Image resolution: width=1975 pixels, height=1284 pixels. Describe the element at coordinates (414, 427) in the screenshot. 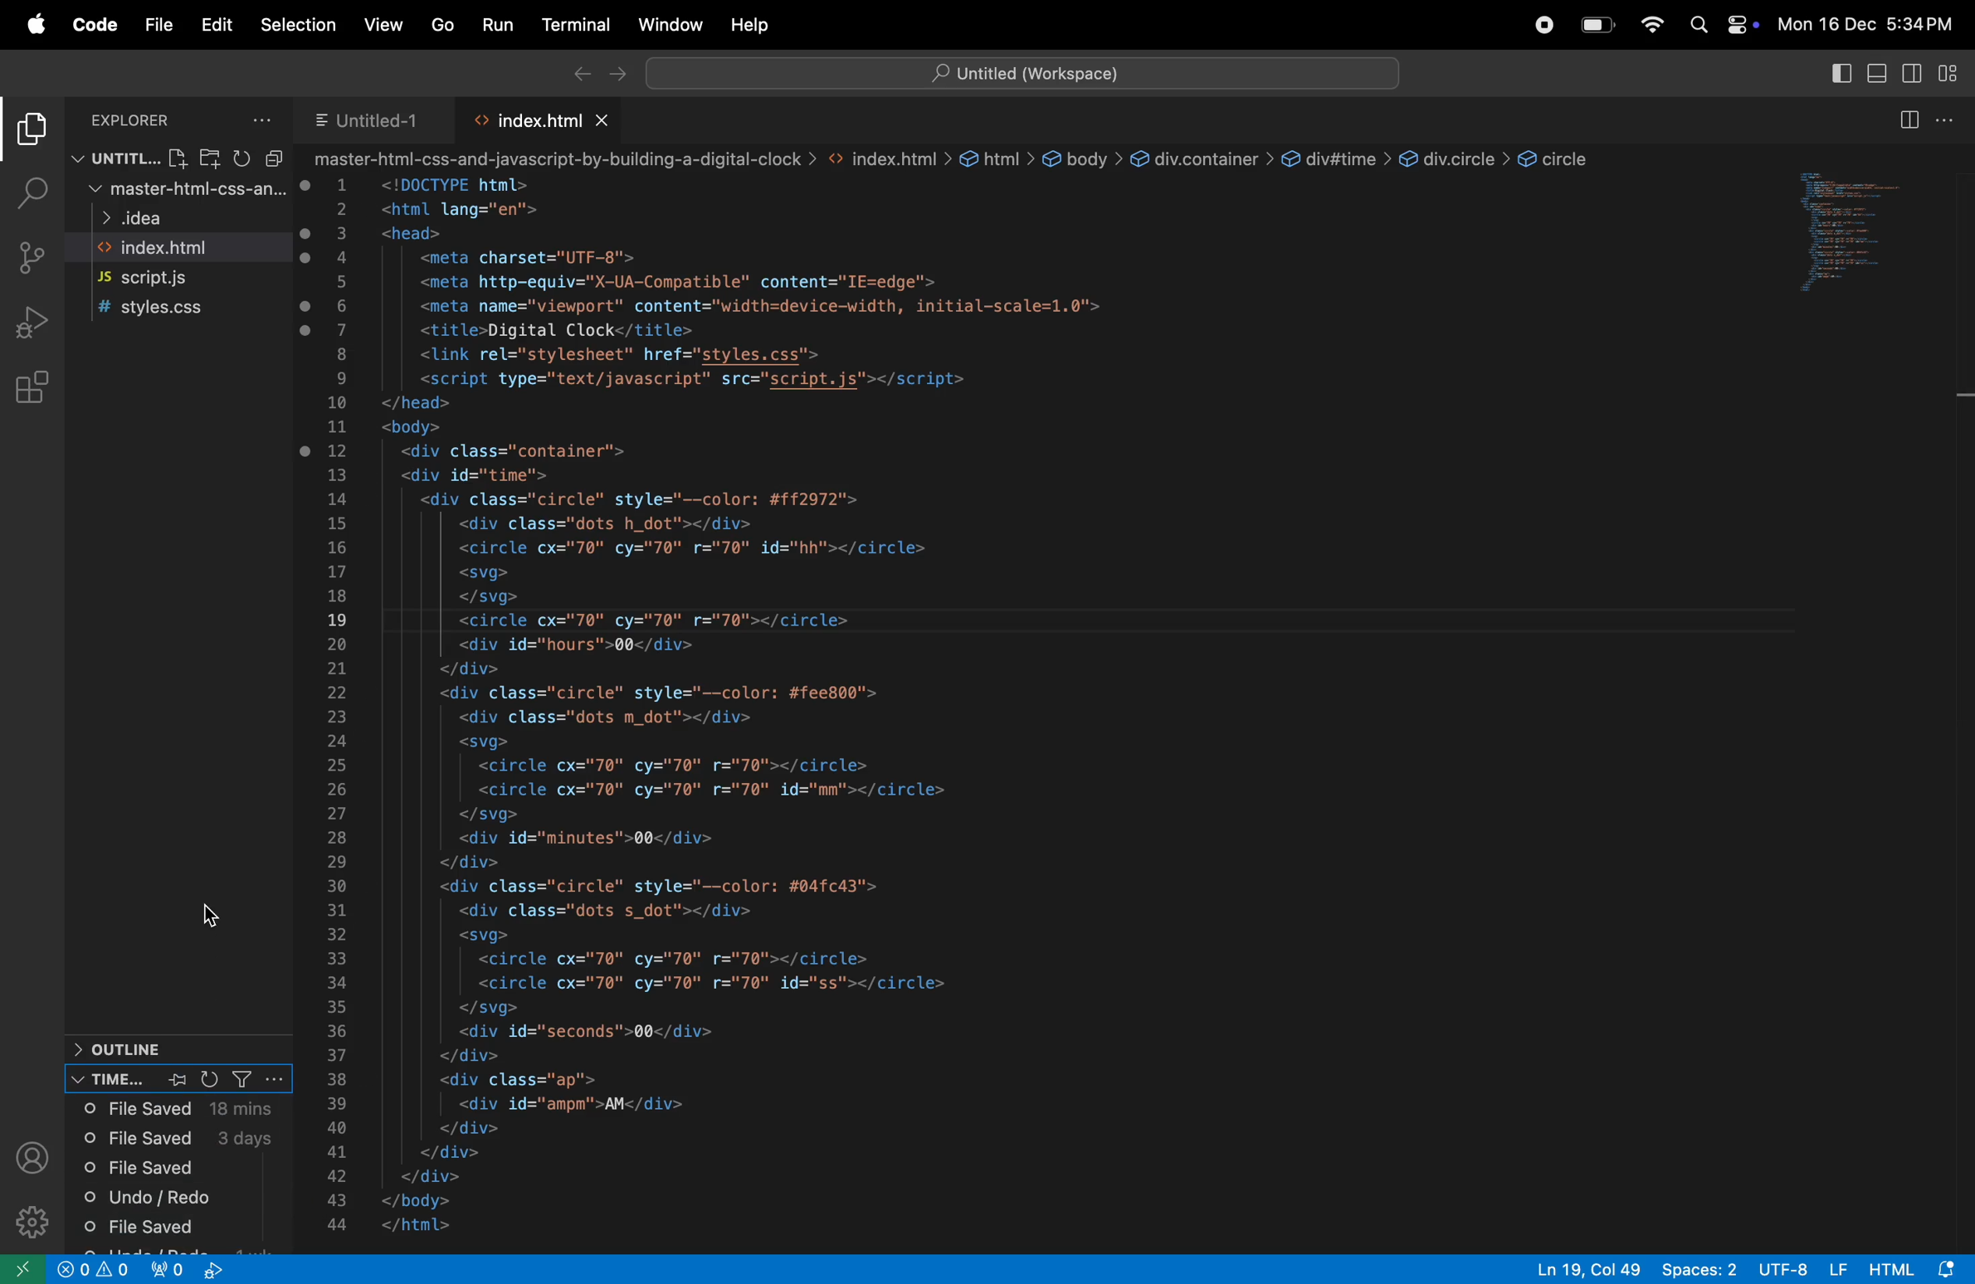

I see `<body>` at that location.